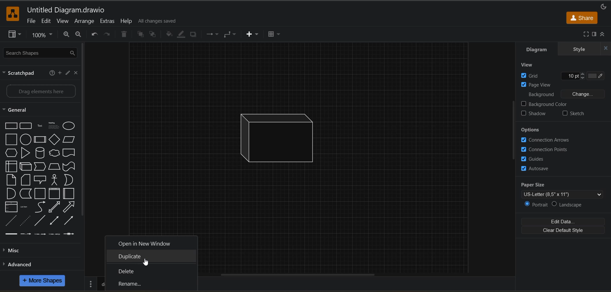 Image resolution: width=611 pixels, height=292 pixels. What do you see at coordinates (13, 14) in the screenshot?
I see `app logo` at bounding box center [13, 14].